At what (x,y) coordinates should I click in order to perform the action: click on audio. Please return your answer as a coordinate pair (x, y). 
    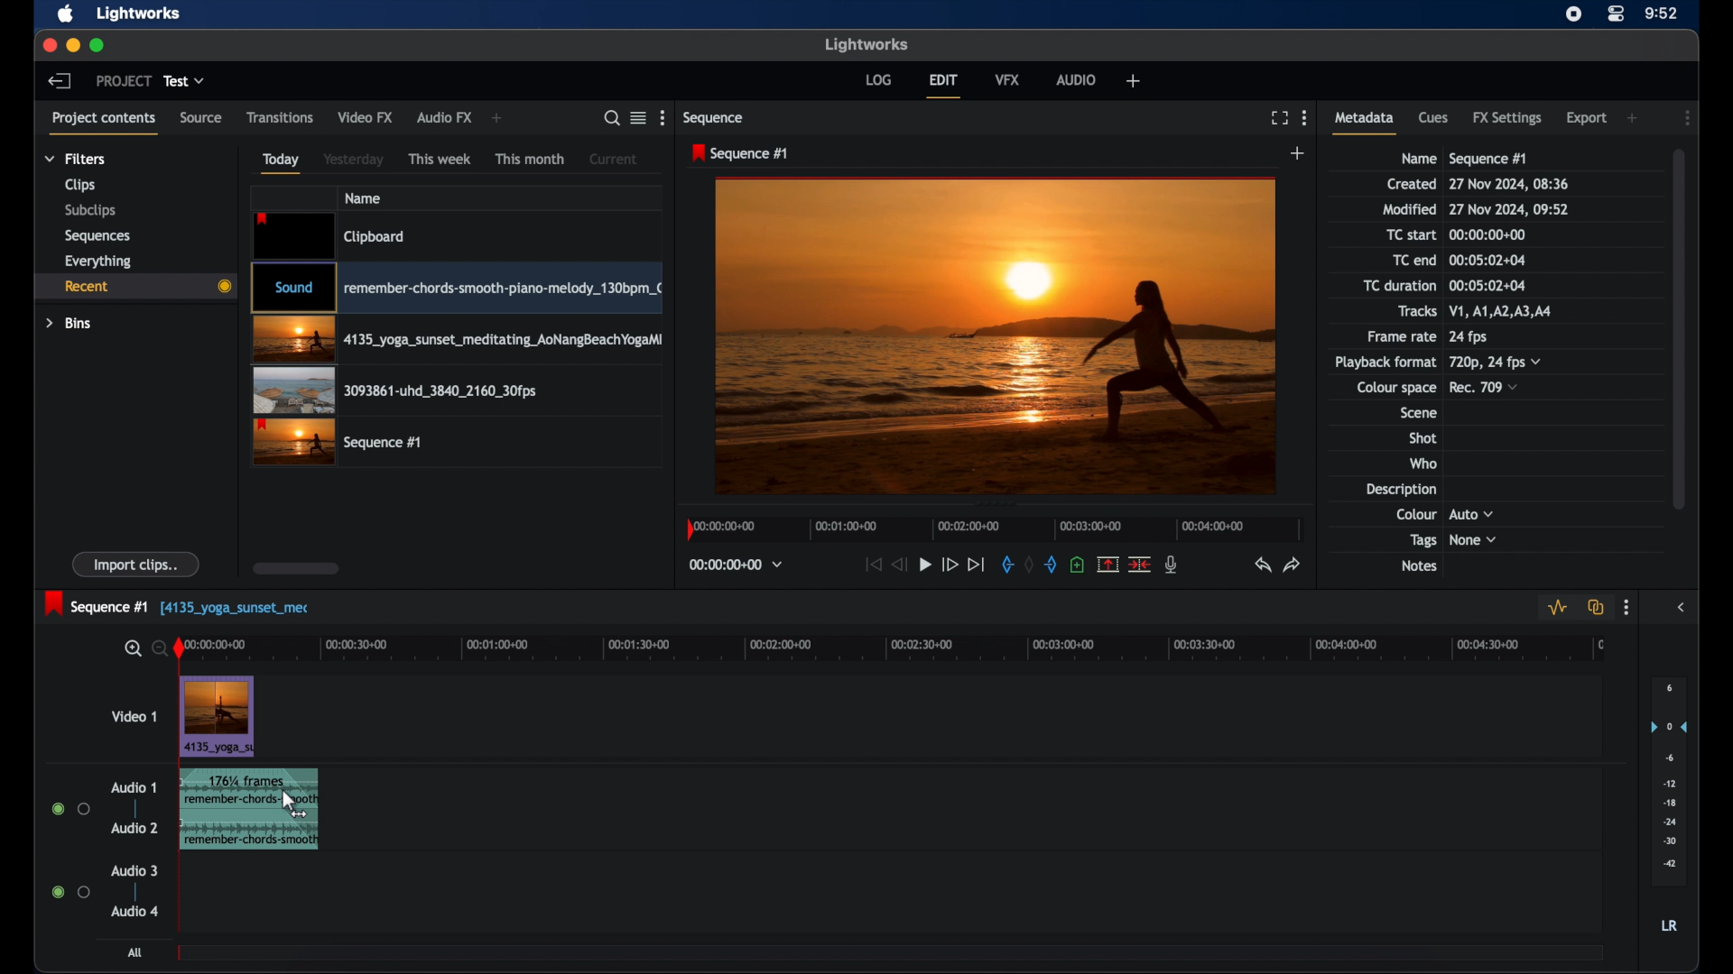
    Looking at the image, I should click on (1077, 79).